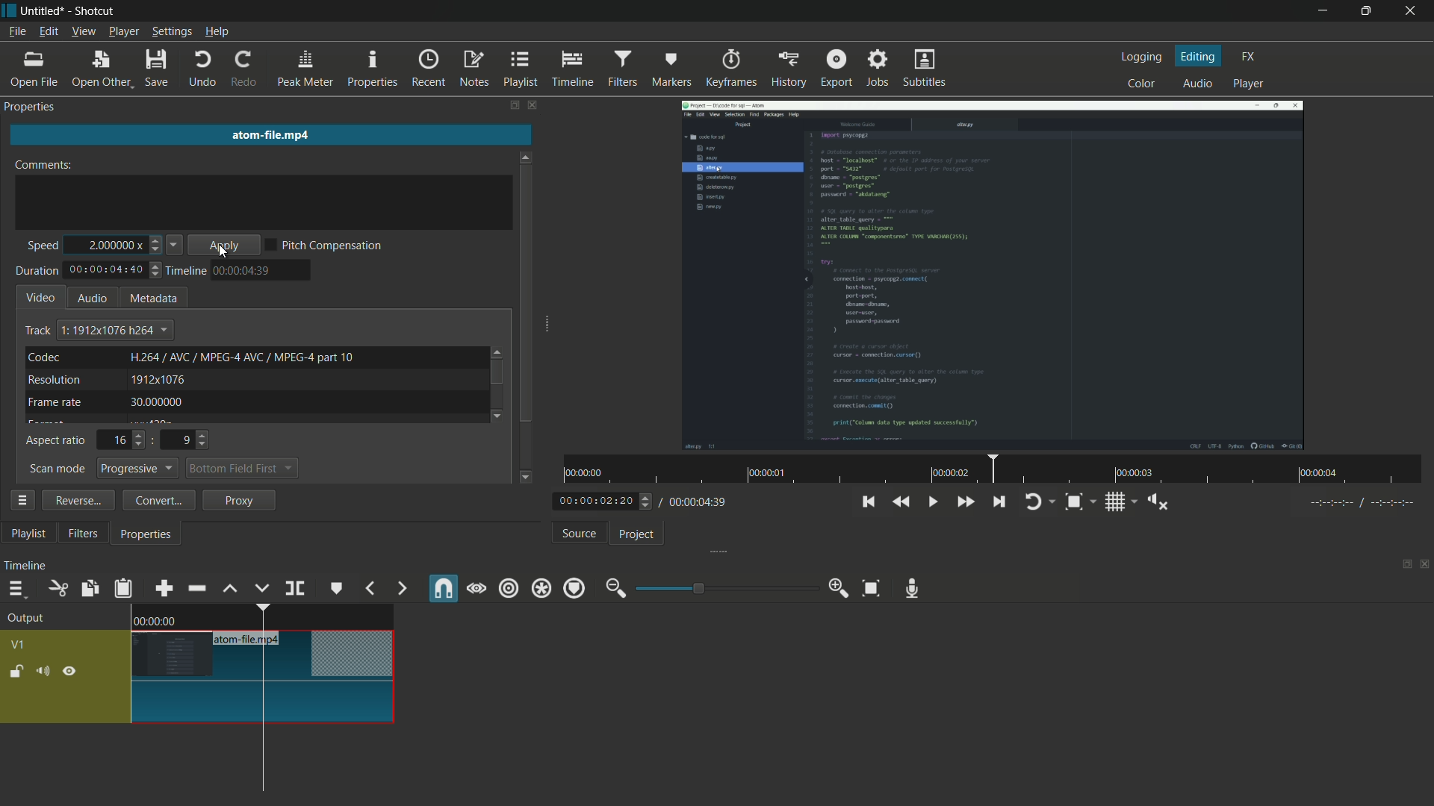 The image size is (1434, 806). What do you see at coordinates (638, 534) in the screenshot?
I see `project` at bounding box center [638, 534].